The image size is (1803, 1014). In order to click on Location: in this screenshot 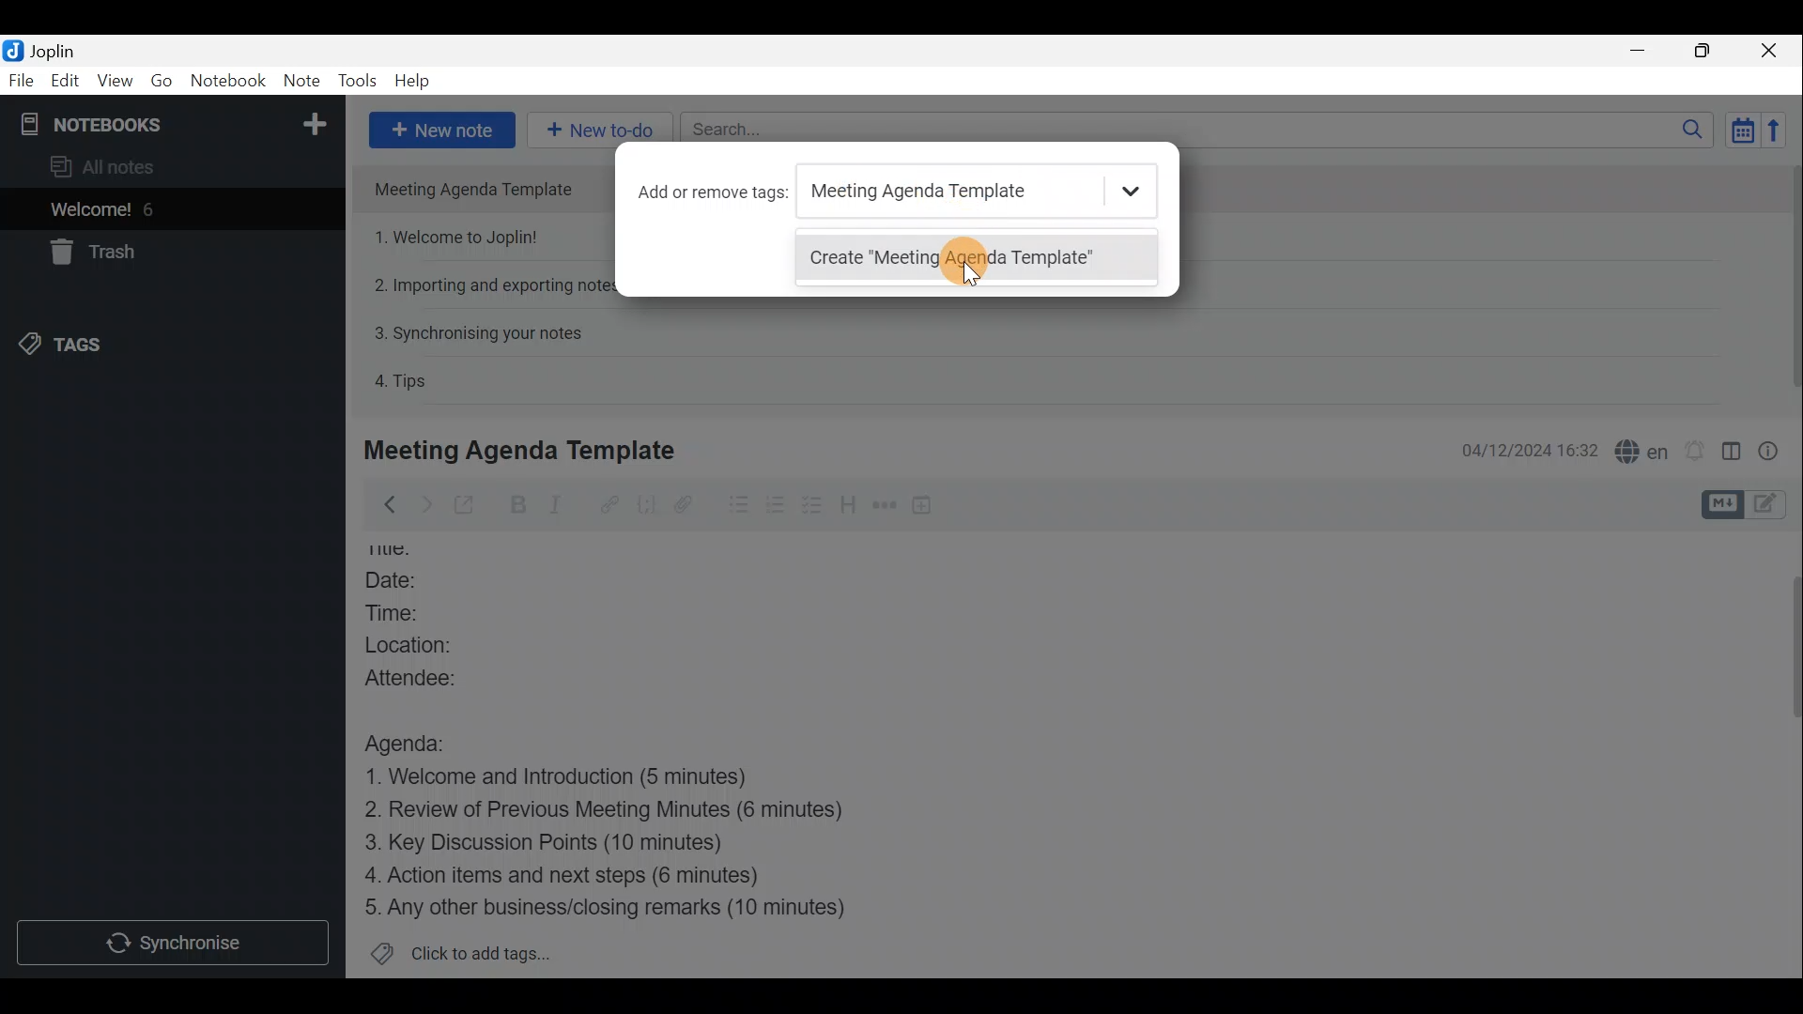, I will do `click(431, 645)`.